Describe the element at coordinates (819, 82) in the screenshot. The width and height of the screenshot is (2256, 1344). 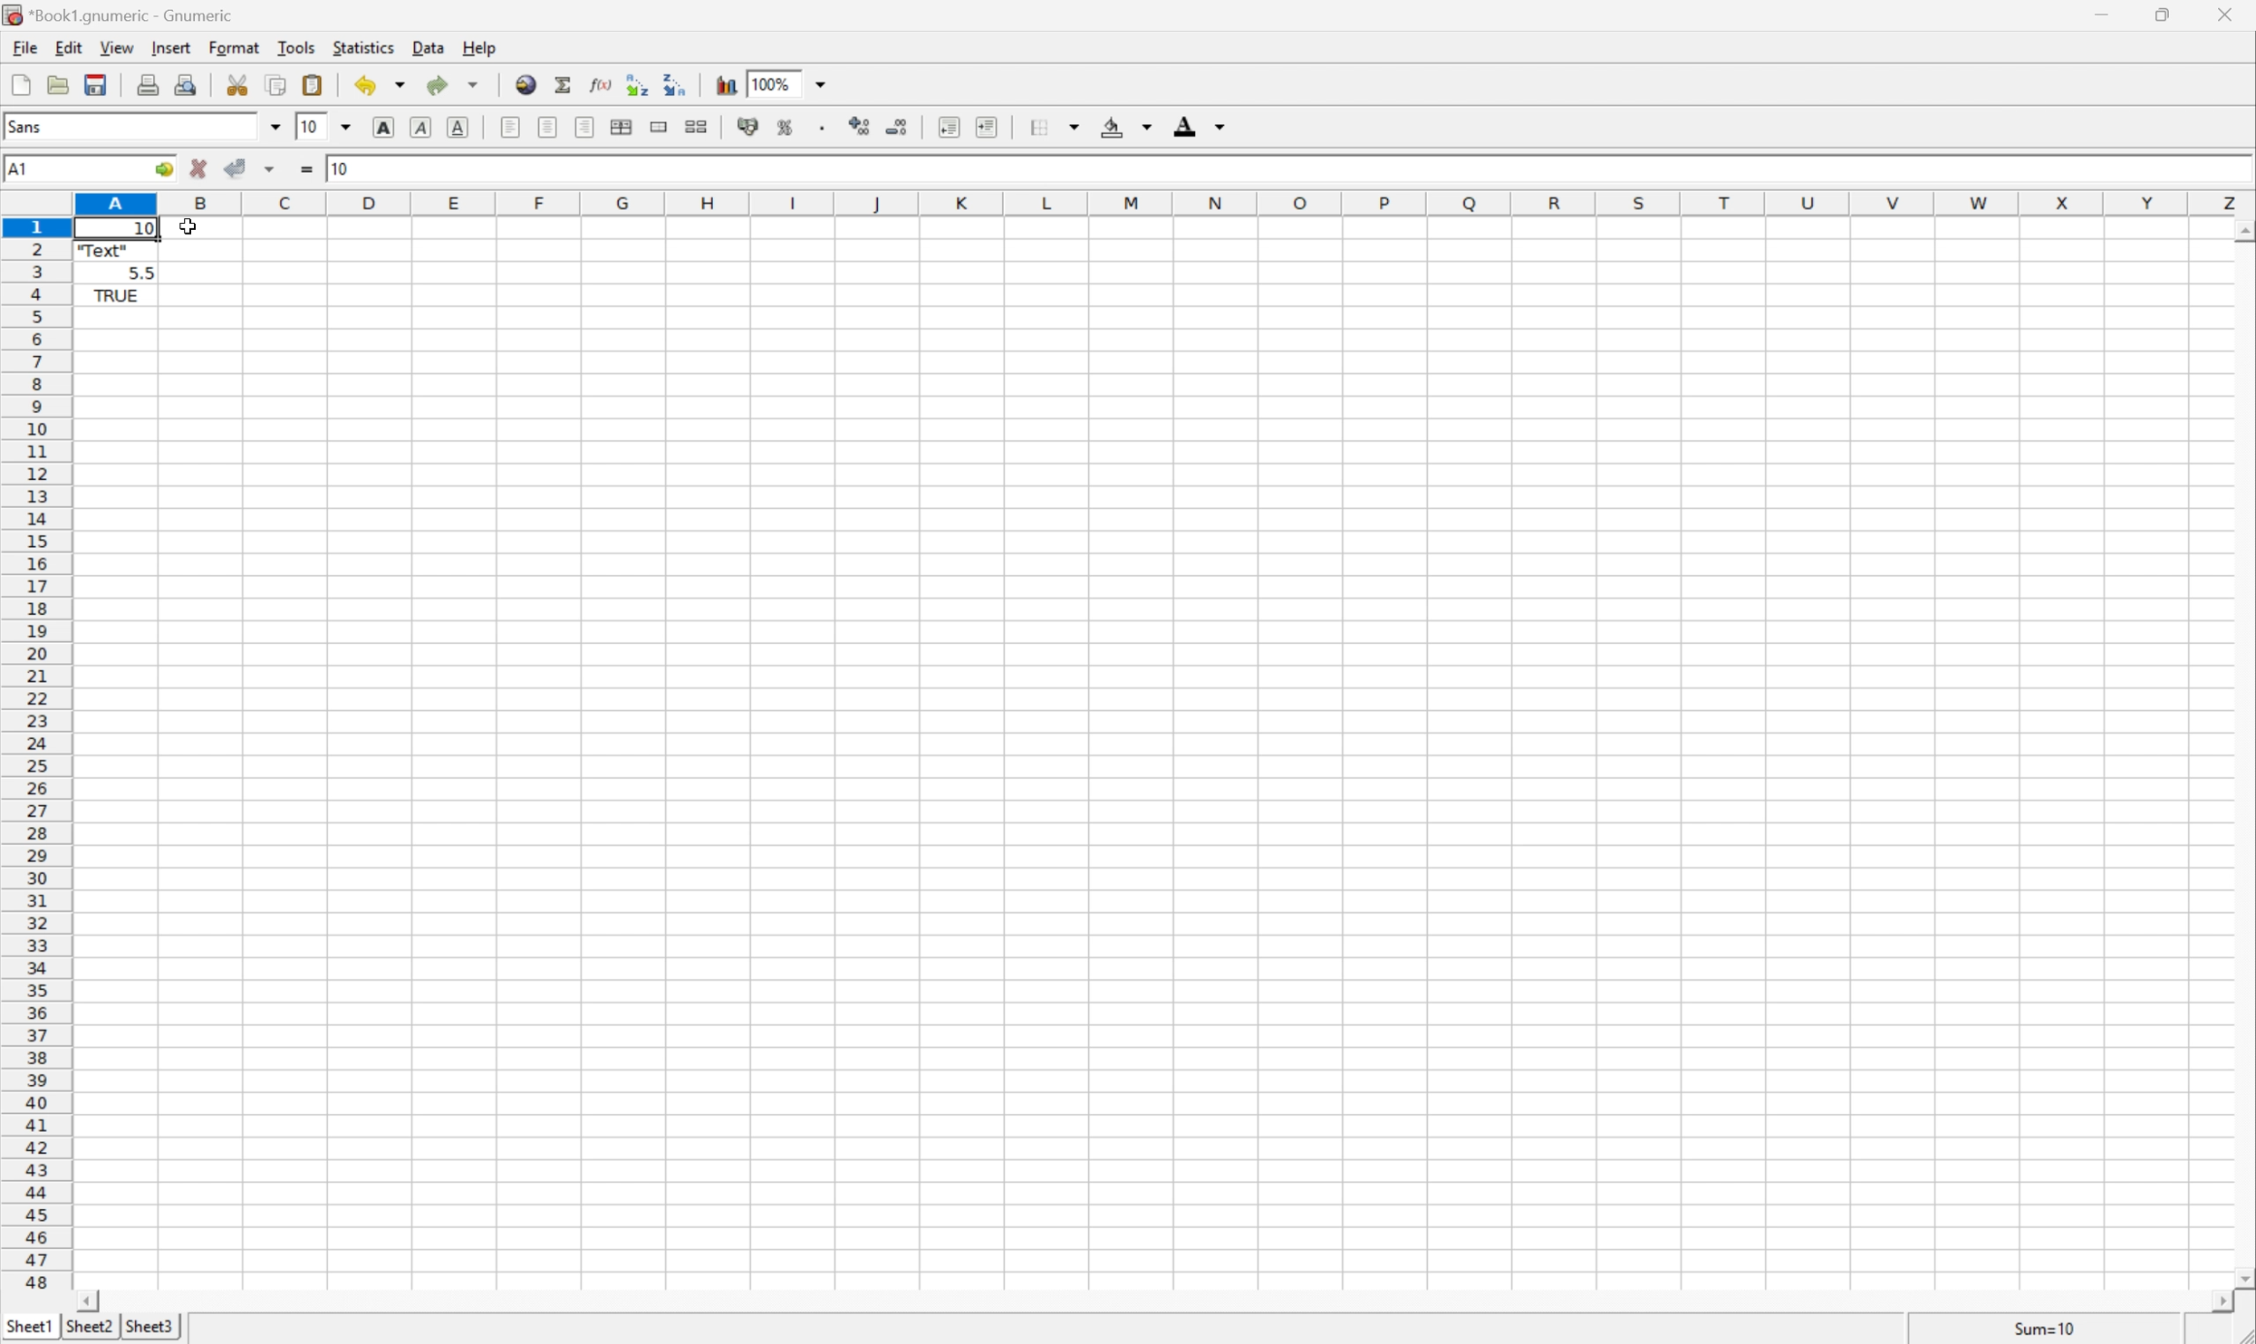
I see `Drop Down` at that location.